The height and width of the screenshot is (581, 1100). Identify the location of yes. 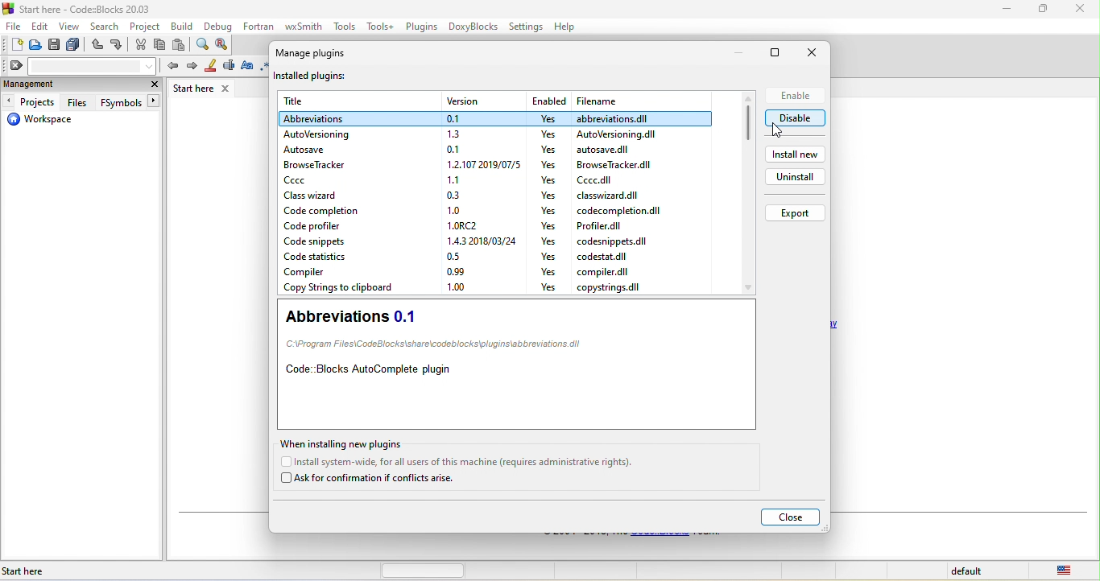
(552, 195).